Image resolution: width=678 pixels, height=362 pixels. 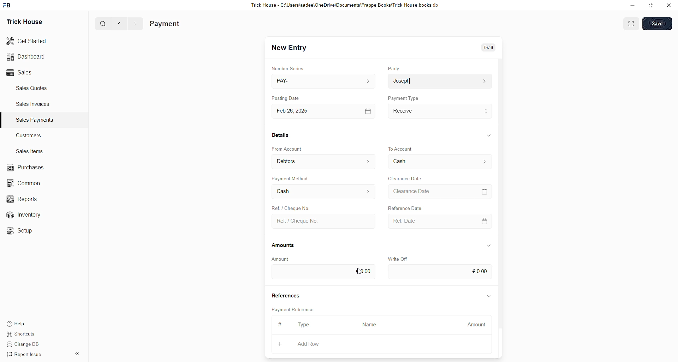 What do you see at coordinates (287, 149) in the screenshot?
I see `From Account` at bounding box center [287, 149].